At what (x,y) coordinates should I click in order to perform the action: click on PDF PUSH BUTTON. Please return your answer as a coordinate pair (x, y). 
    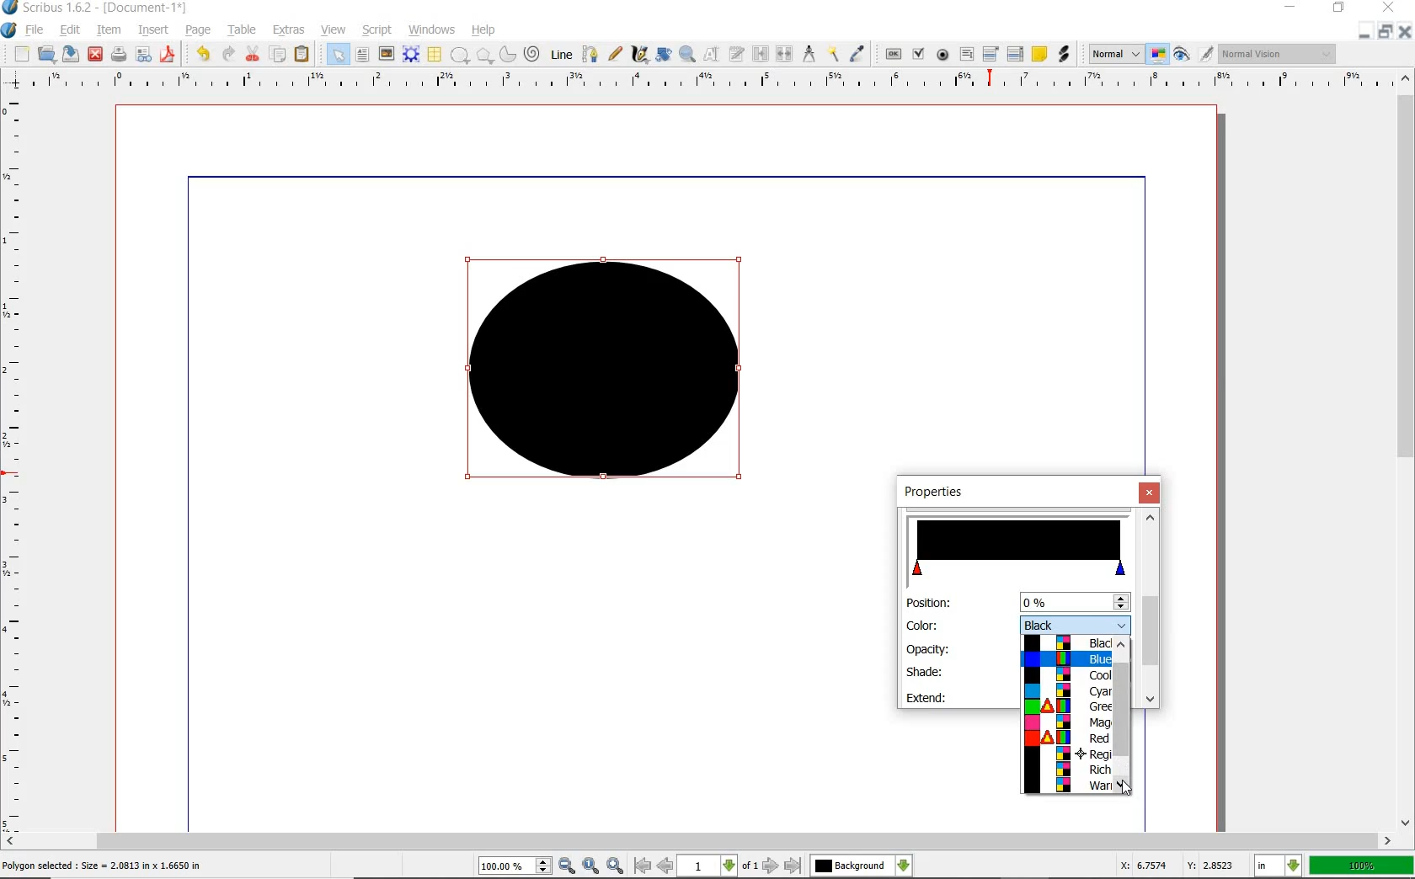
    Looking at the image, I should click on (892, 55).